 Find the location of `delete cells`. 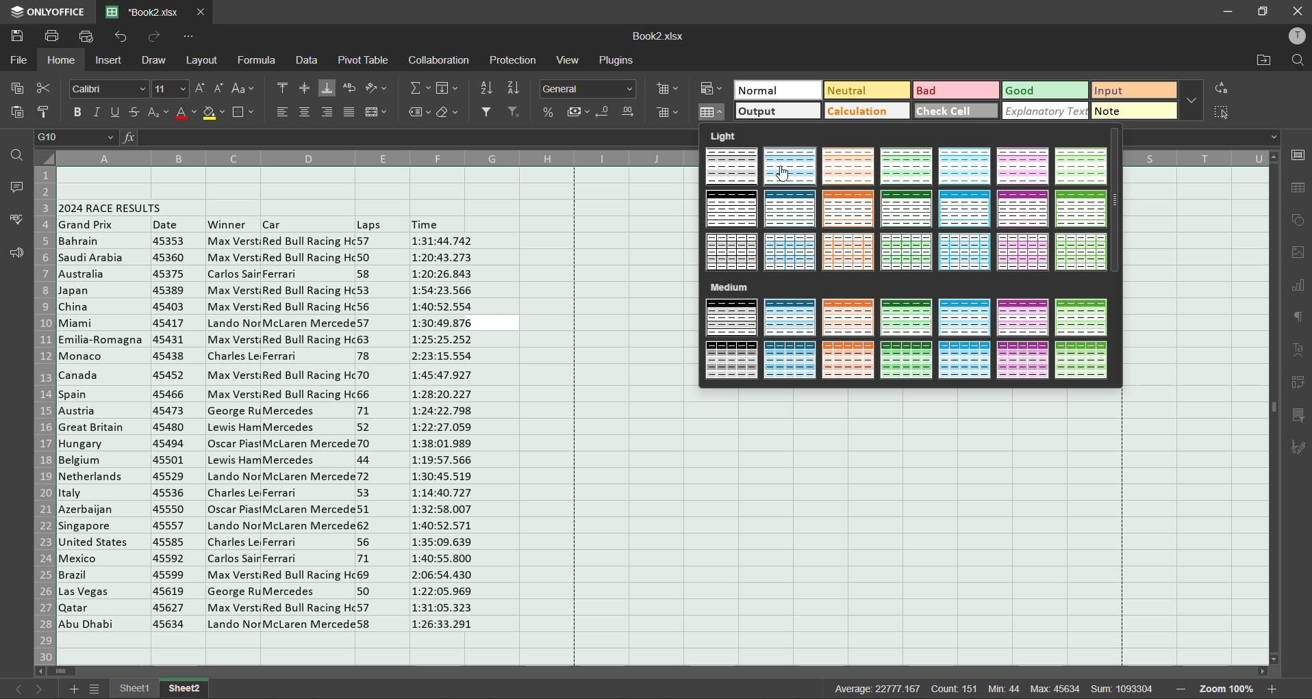

delete cells is located at coordinates (668, 113).